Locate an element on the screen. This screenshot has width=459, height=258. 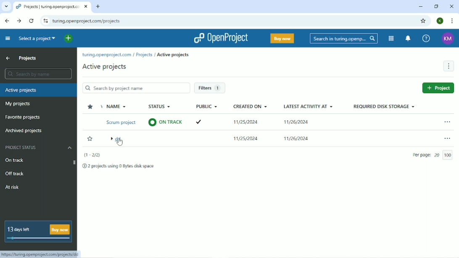
Search tabs  is located at coordinates (6, 7).